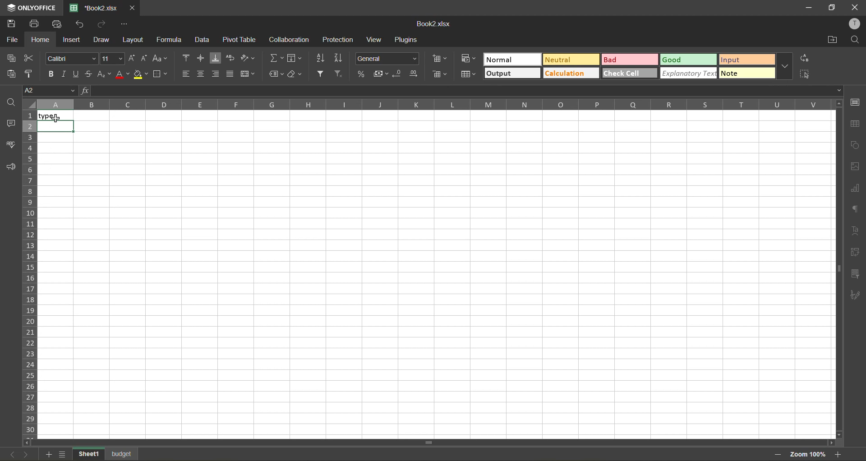  What do you see at coordinates (803, 8) in the screenshot?
I see `minimize` at bounding box center [803, 8].